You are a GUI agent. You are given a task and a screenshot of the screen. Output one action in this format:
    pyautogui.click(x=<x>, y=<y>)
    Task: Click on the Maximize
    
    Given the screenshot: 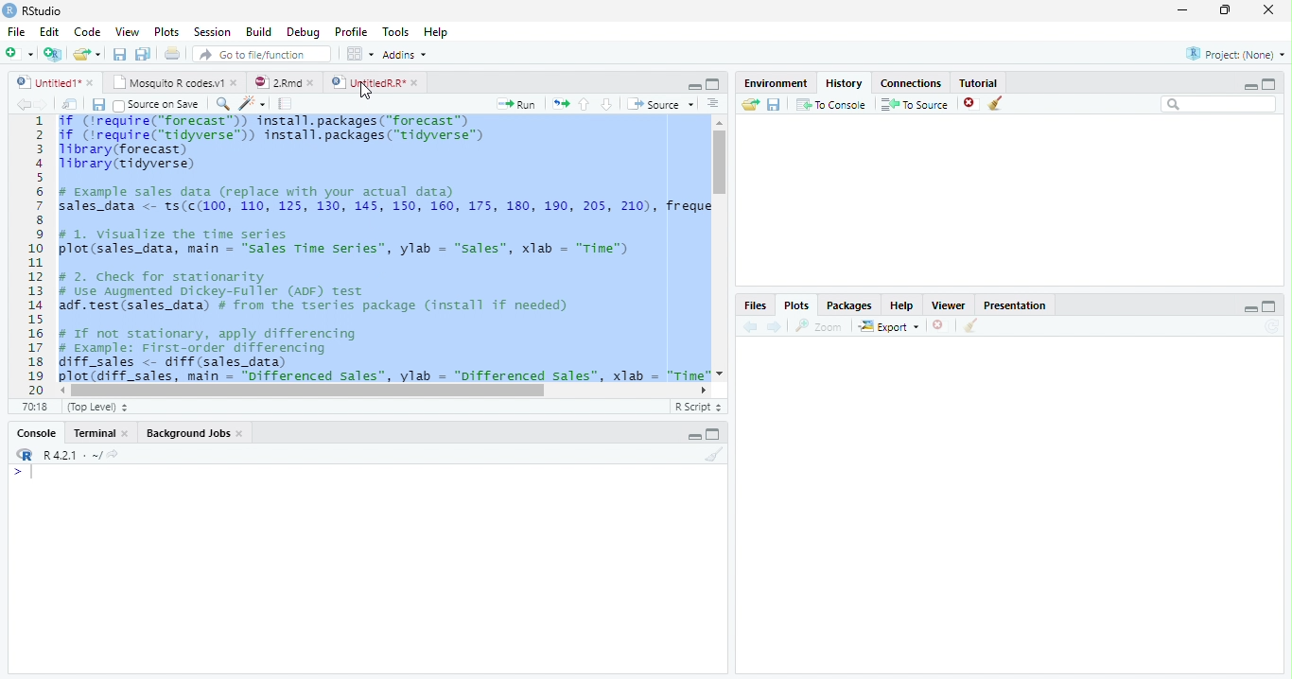 What is the action you would take?
    pyautogui.click(x=1273, y=83)
    